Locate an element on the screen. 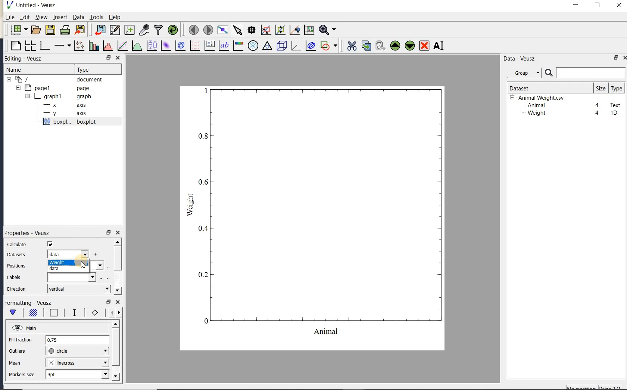 The height and width of the screenshot is (390, 627). 4 is located at coordinates (598, 106).